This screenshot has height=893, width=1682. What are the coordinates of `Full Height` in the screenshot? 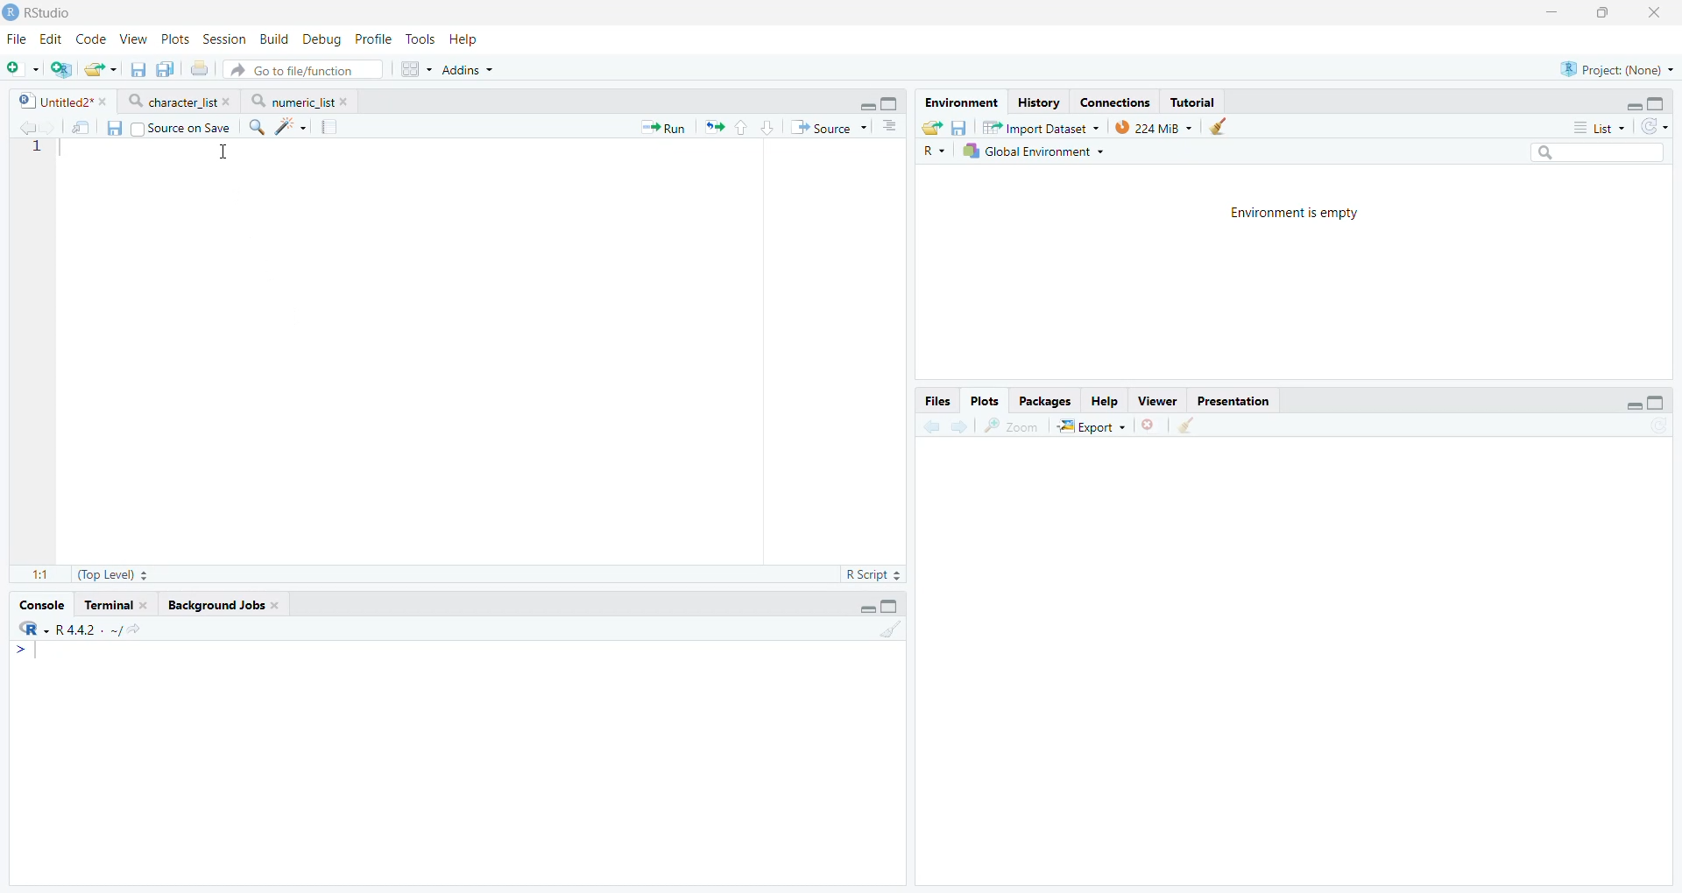 It's located at (1657, 101).